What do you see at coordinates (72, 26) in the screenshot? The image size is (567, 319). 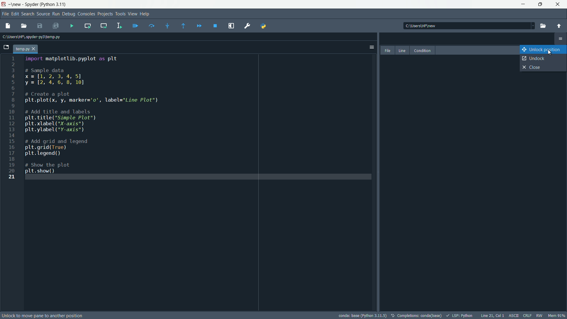 I see `run file` at bounding box center [72, 26].